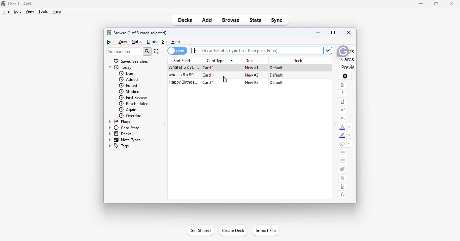 This screenshot has width=460, height=241. Describe the element at coordinates (183, 75) in the screenshot. I see `what is 9x90=?` at that location.